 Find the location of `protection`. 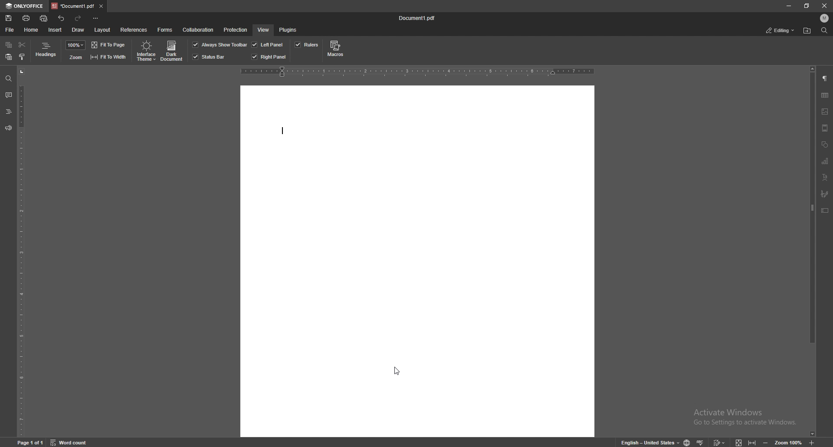

protection is located at coordinates (236, 29).